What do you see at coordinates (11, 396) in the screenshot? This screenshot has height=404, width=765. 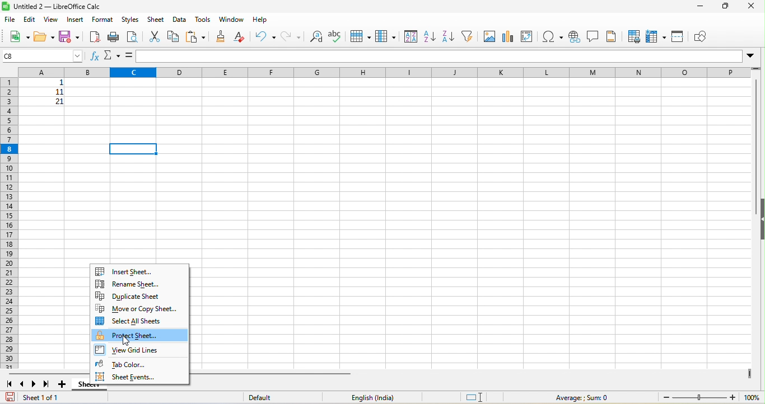 I see `save` at bounding box center [11, 396].